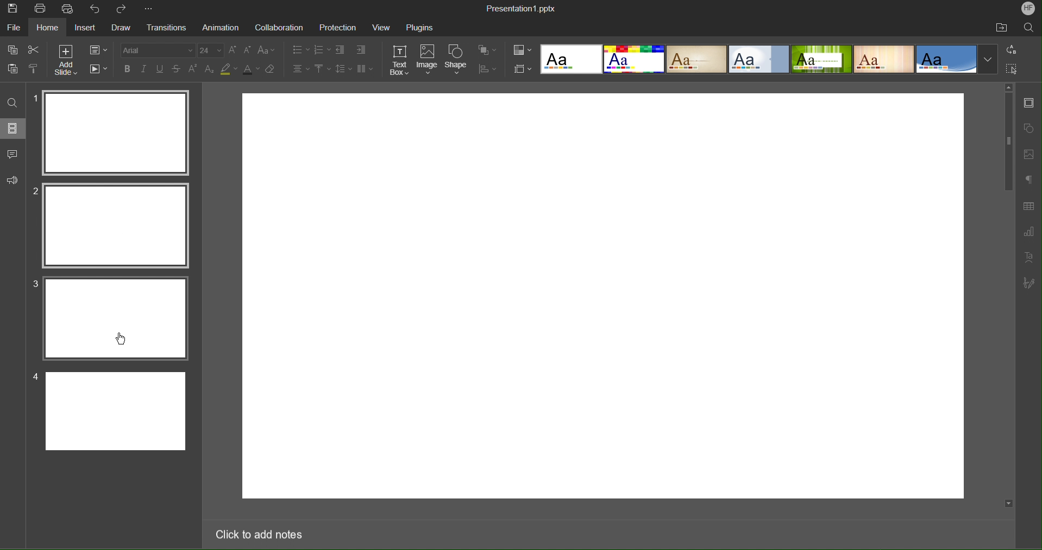 The image size is (1042, 550). I want to click on Account, so click(1027, 9).